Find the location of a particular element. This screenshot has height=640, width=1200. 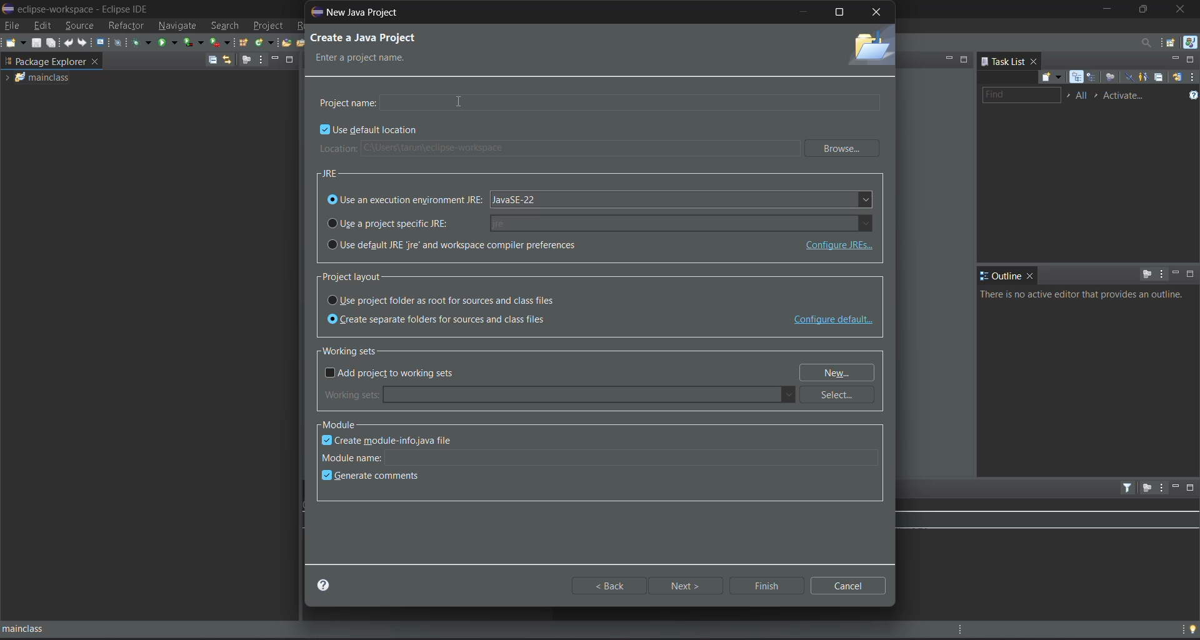

use project folder as root is located at coordinates (449, 300).